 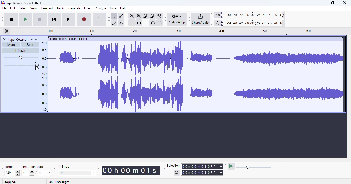 I want to click on audacity time , so click(x=131, y=170).